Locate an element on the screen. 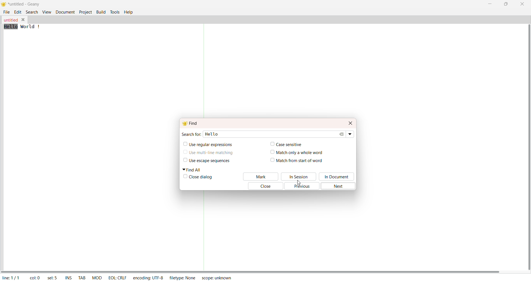  TAB is located at coordinates (81, 277).